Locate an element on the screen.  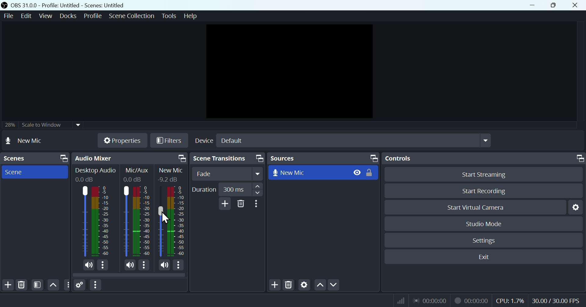
 is located at coordinates (67, 285).